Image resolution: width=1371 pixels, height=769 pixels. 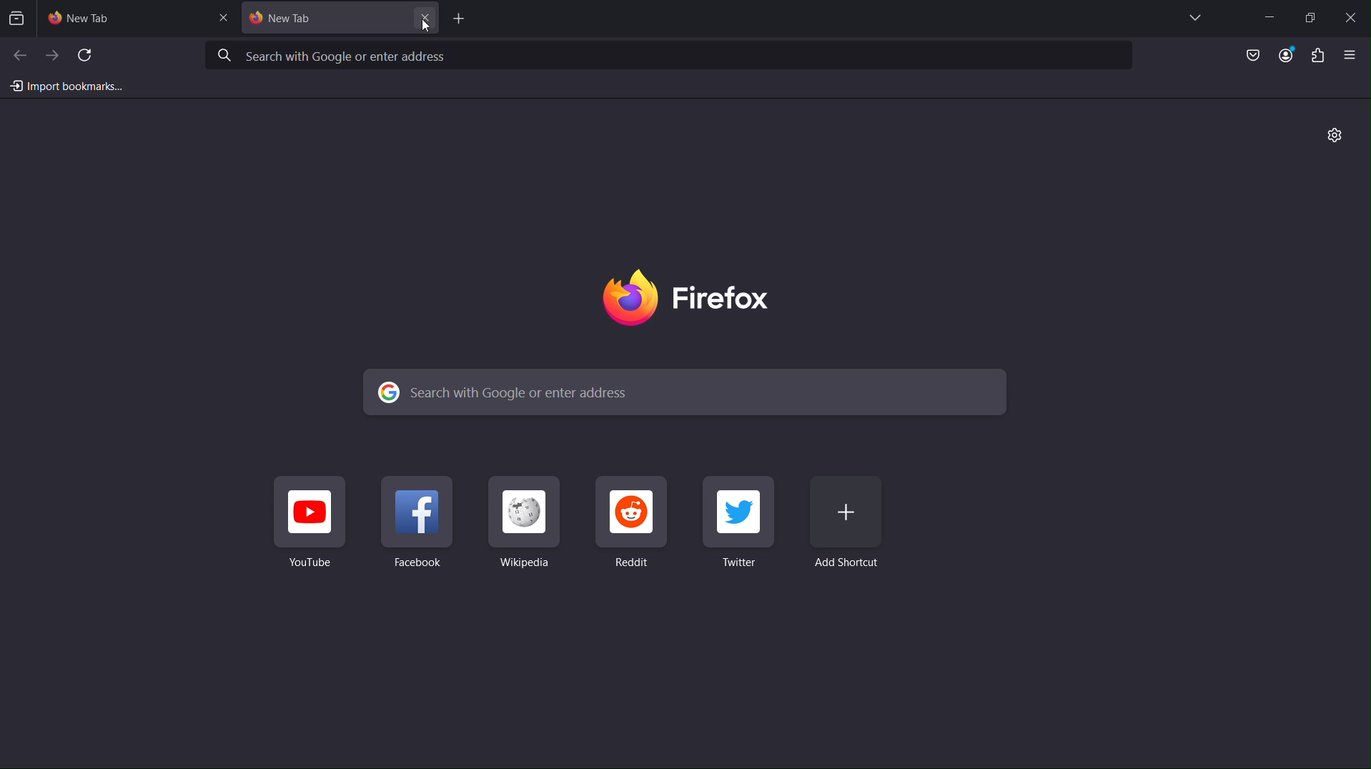 What do you see at coordinates (741, 530) in the screenshot?
I see `Twitter Shortcut` at bounding box center [741, 530].